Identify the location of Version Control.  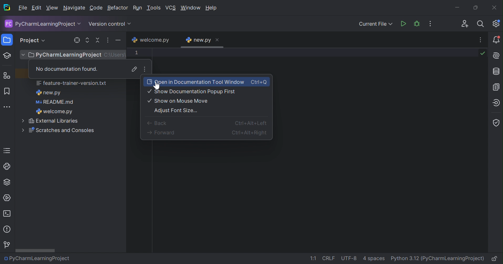
(7, 245).